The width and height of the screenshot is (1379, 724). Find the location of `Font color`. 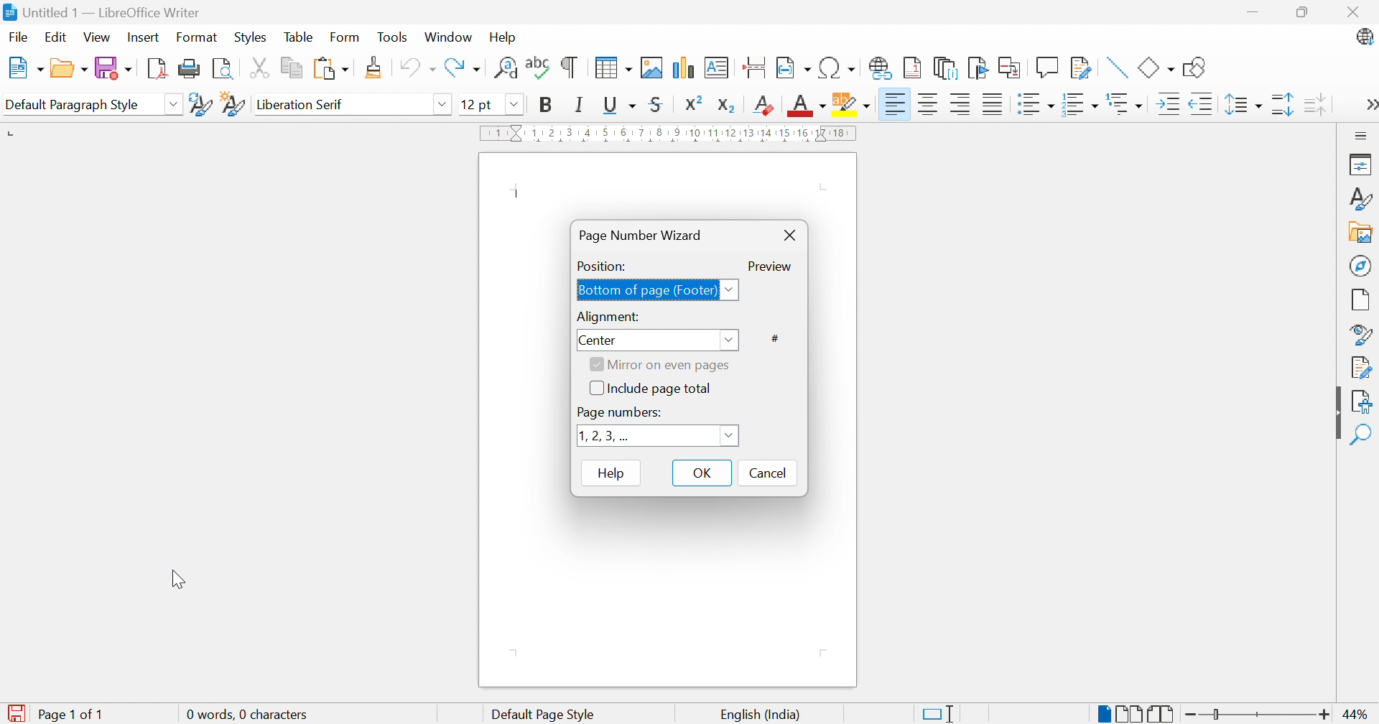

Font color is located at coordinates (808, 107).